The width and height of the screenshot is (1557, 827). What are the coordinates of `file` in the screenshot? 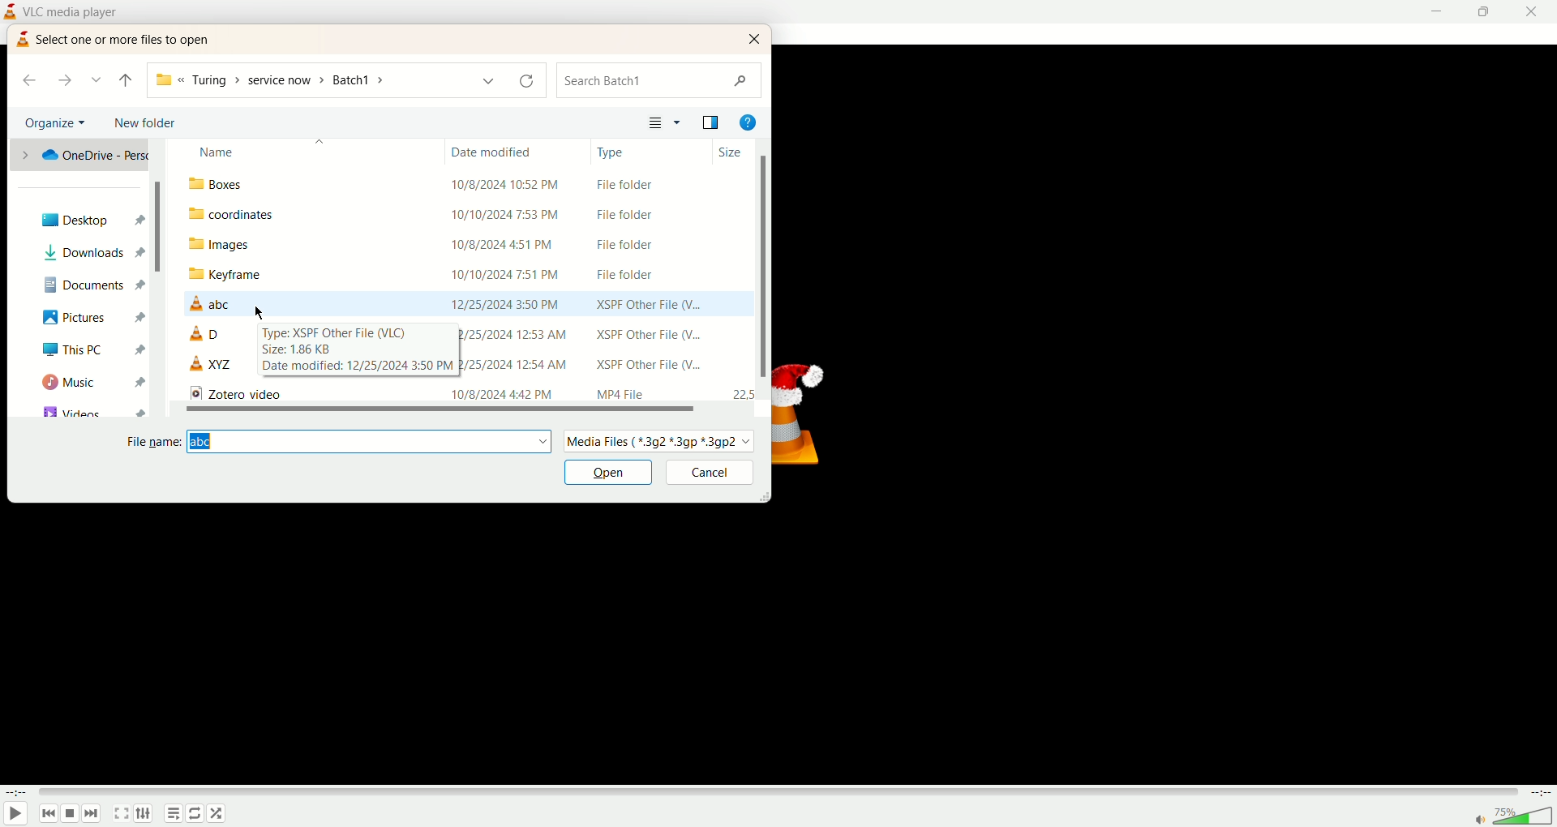 It's located at (212, 334).